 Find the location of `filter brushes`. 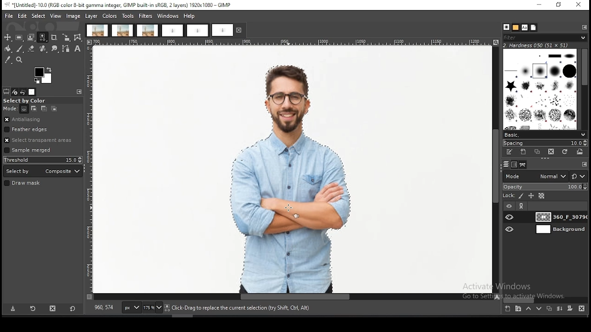

filter brushes is located at coordinates (545, 38).